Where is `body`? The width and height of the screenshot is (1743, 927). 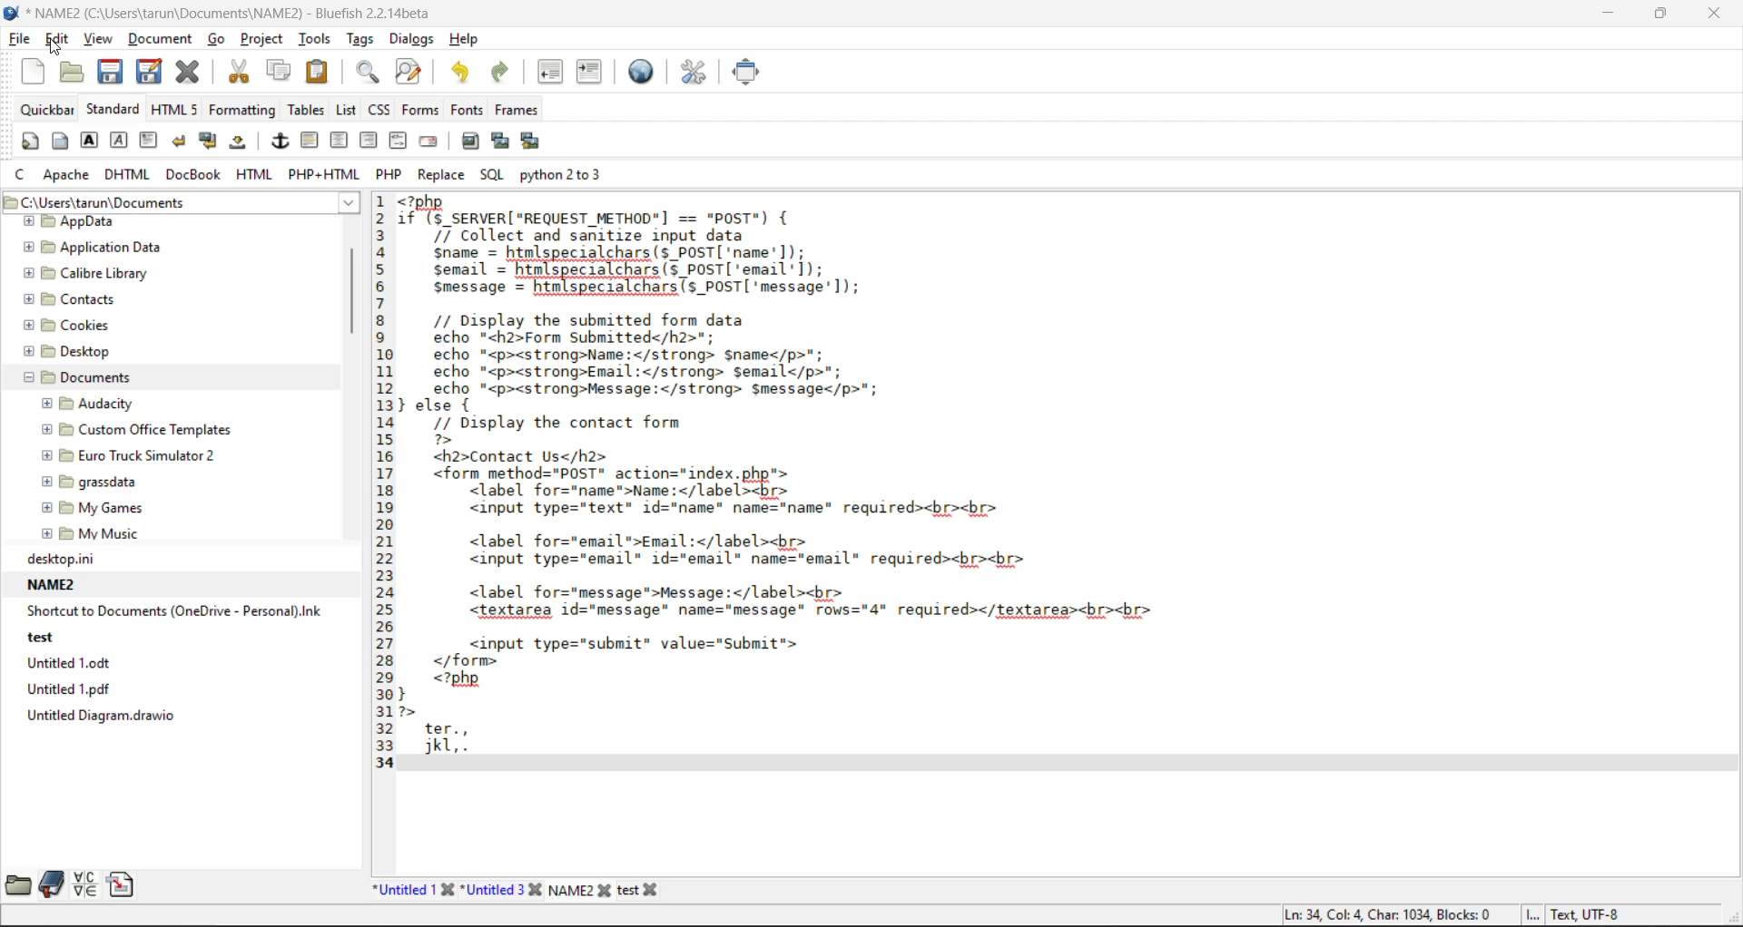 body is located at coordinates (63, 141).